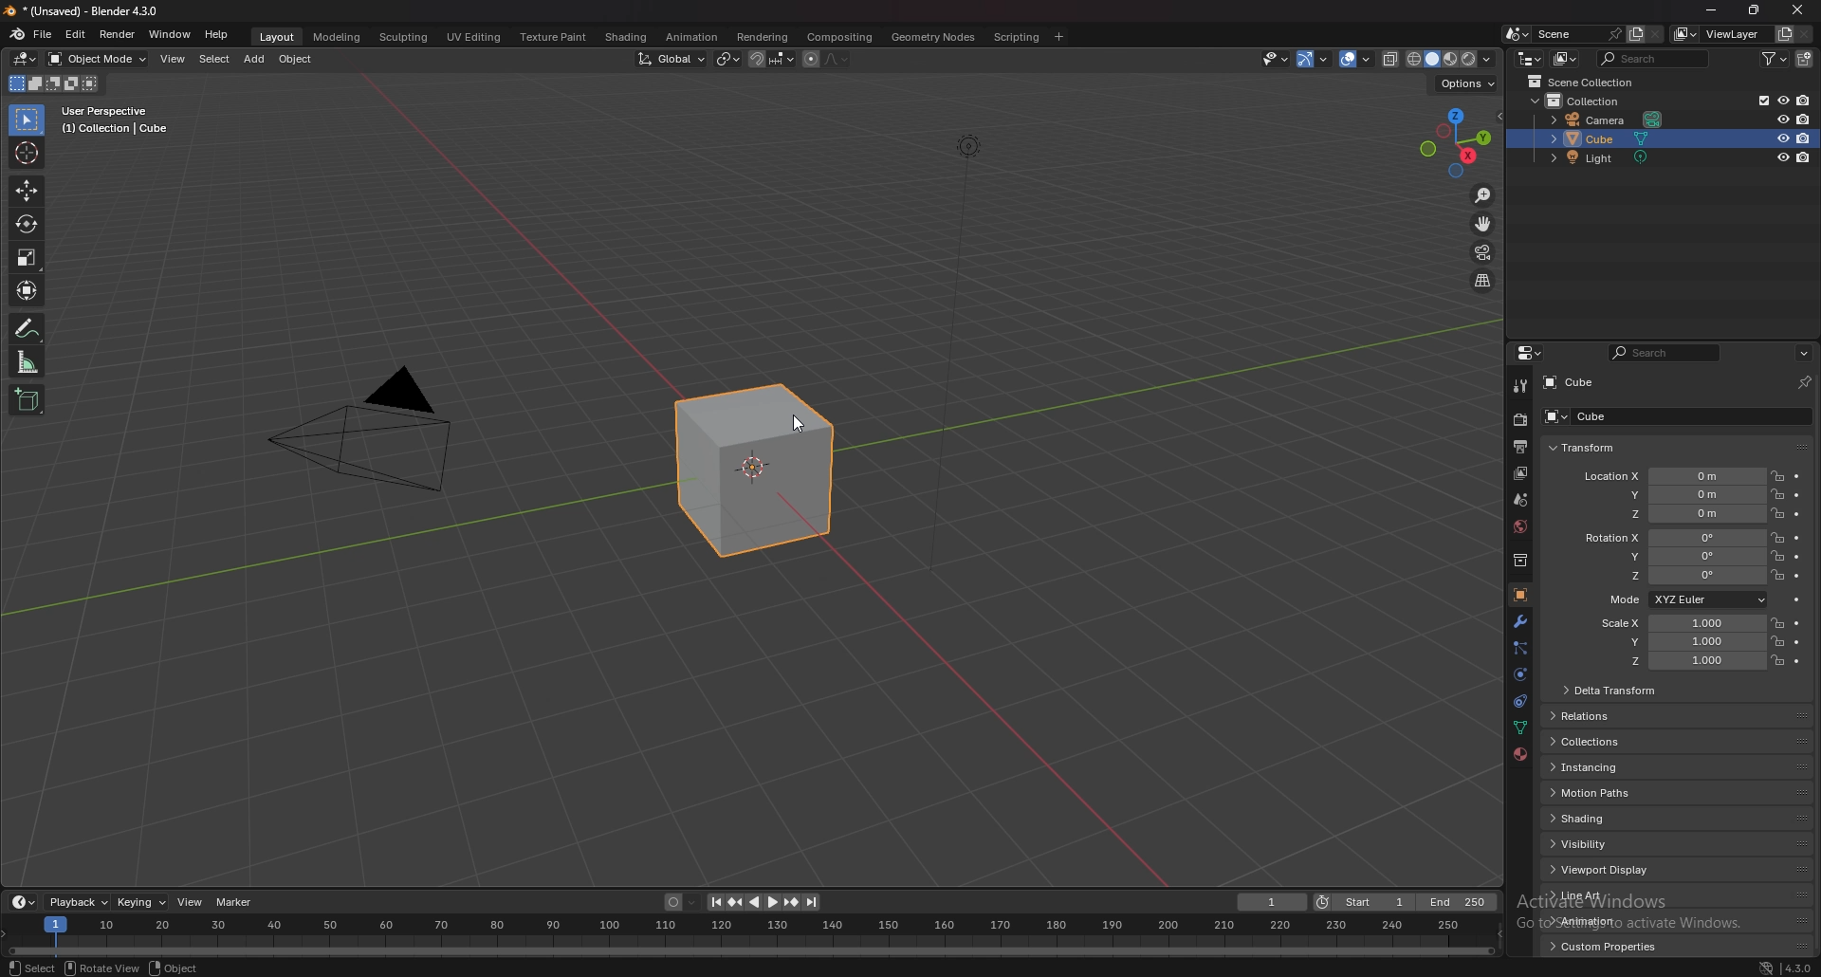 The width and height of the screenshot is (1821, 977). I want to click on view, so click(190, 900).